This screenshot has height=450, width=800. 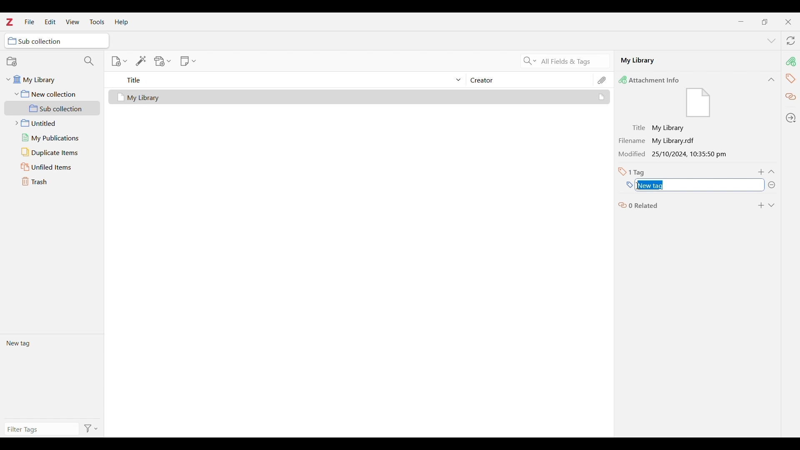 What do you see at coordinates (50, 22) in the screenshot?
I see `Edit menu` at bounding box center [50, 22].